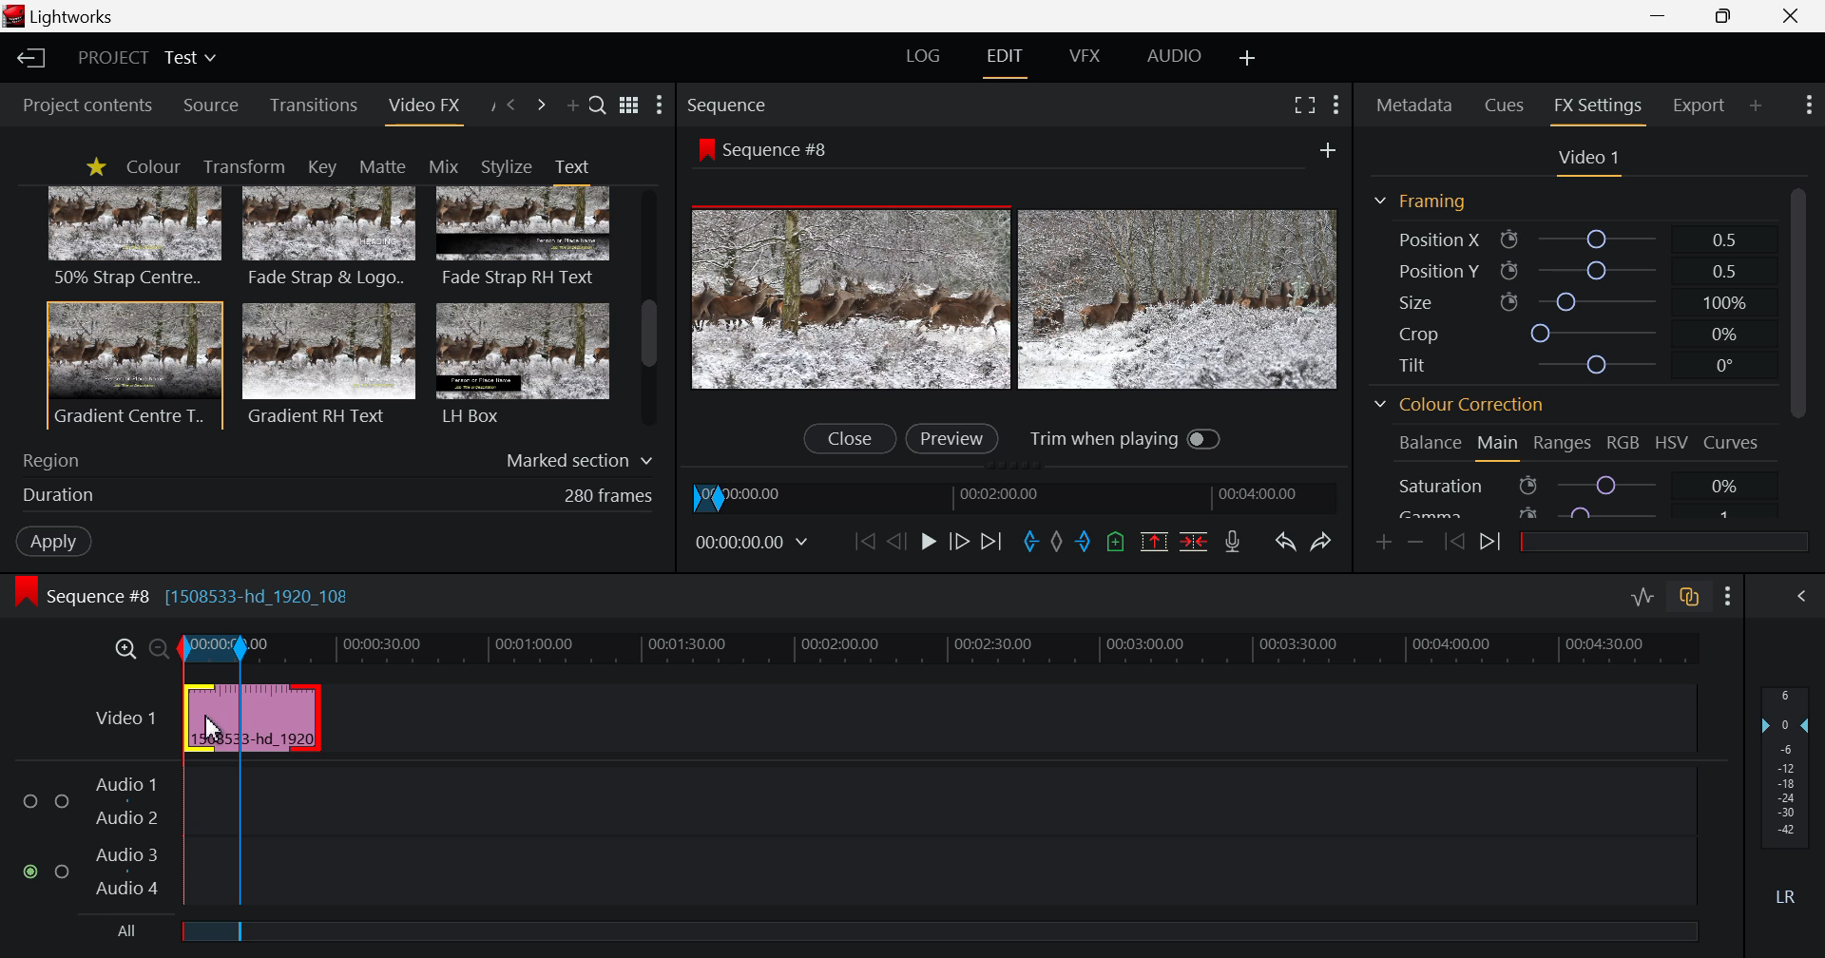  I want to click on VFX Layout, so click(1088, 56).